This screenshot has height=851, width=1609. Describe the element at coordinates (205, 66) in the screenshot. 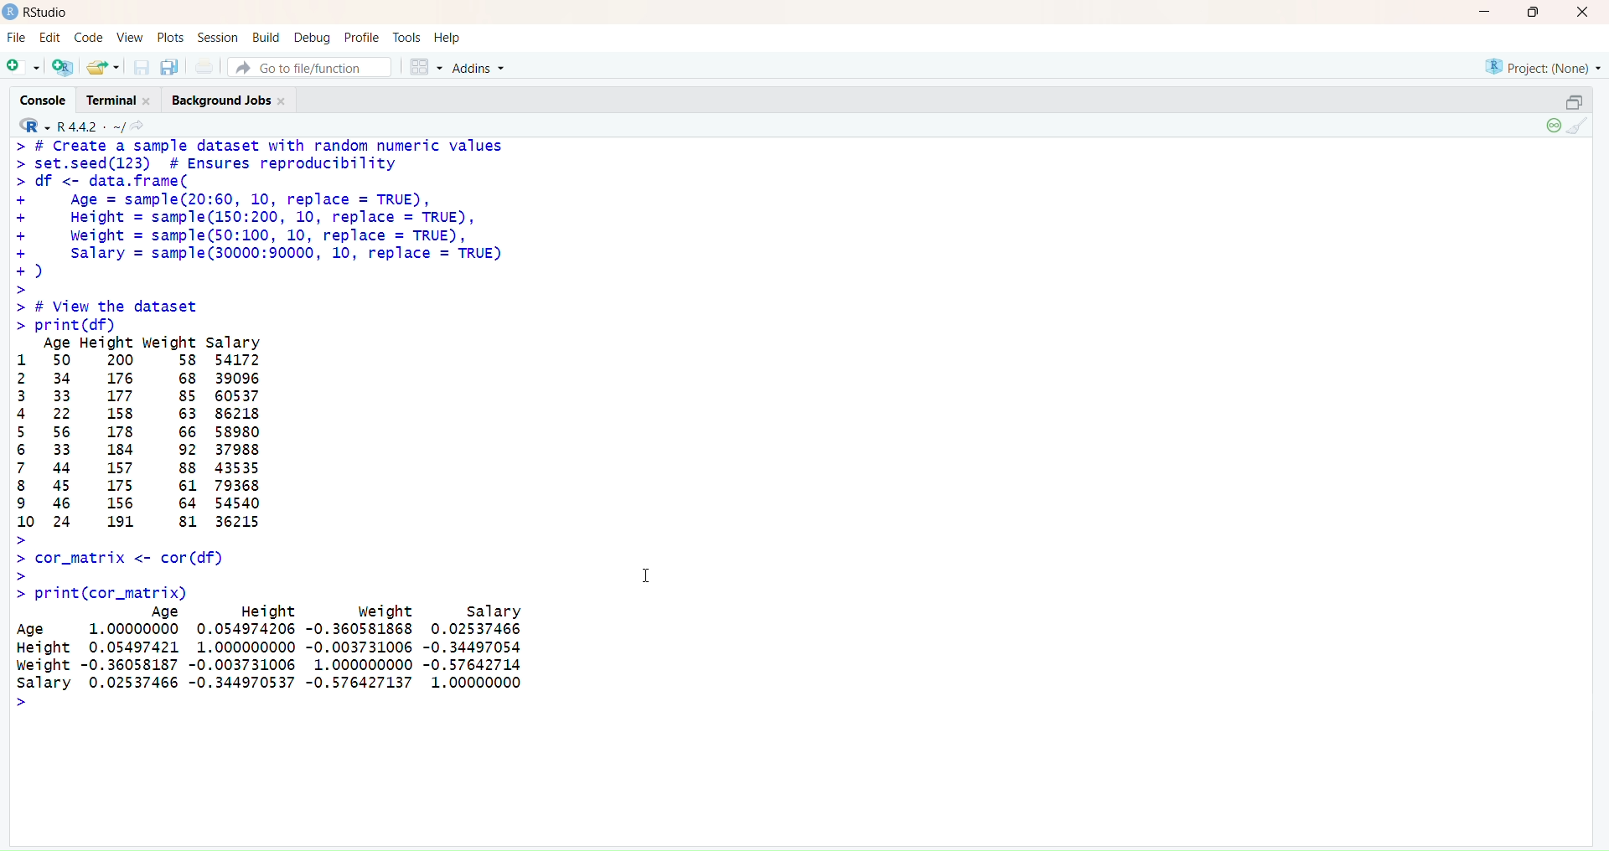

I see `Print the current file` at that location.